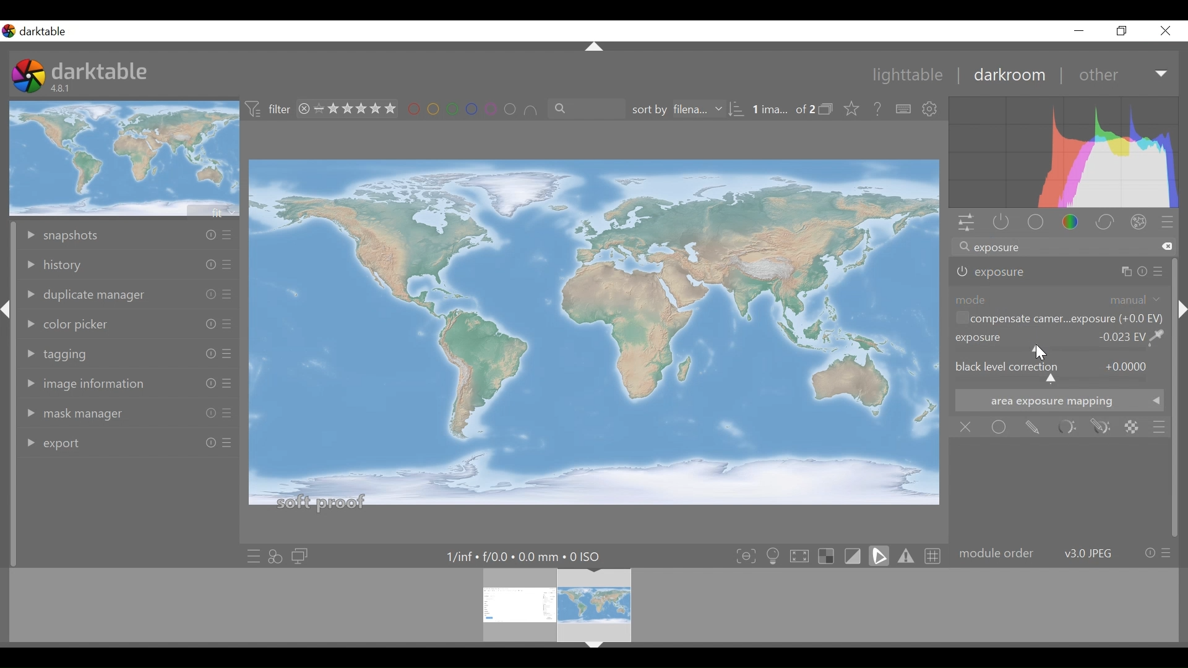 The image size is (1188, 668). What do you see at coordinates (593, 650) in the screenshot?
I see `` at bounding box center [593, 650].